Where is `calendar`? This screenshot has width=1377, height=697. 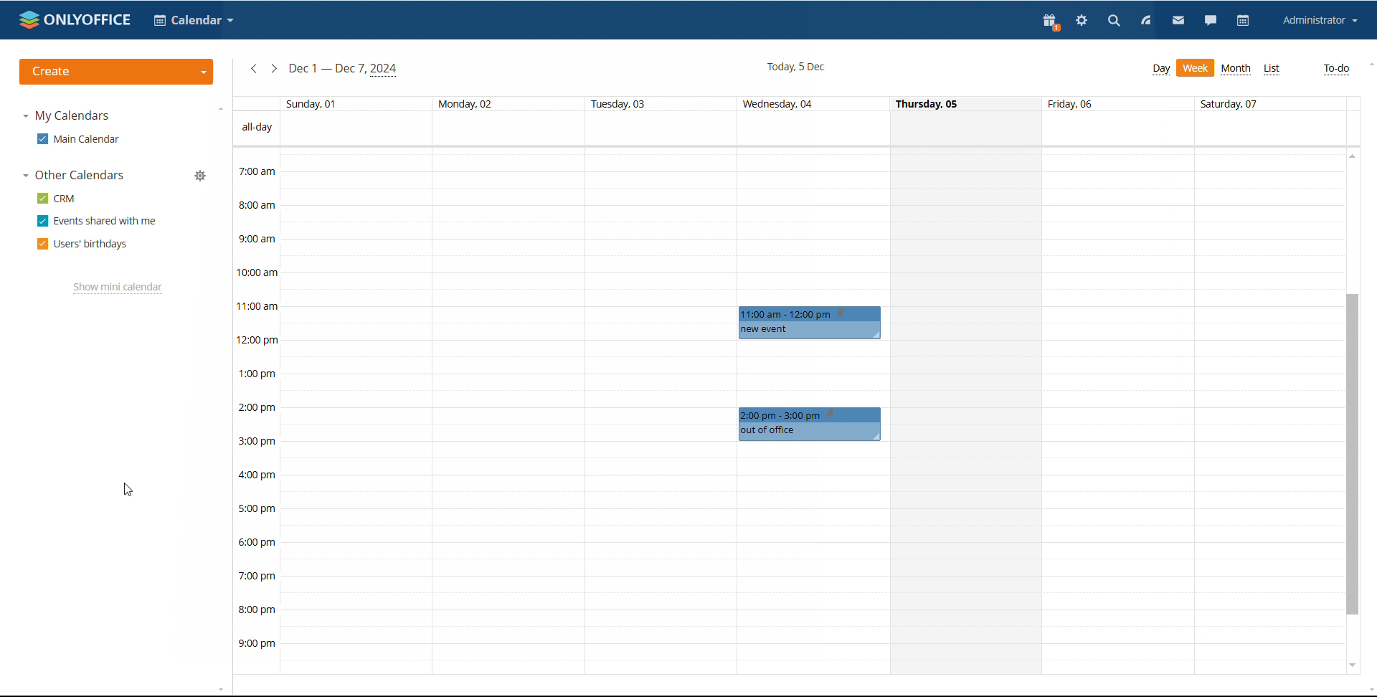 calendar is located at coordinates (1245, 22).